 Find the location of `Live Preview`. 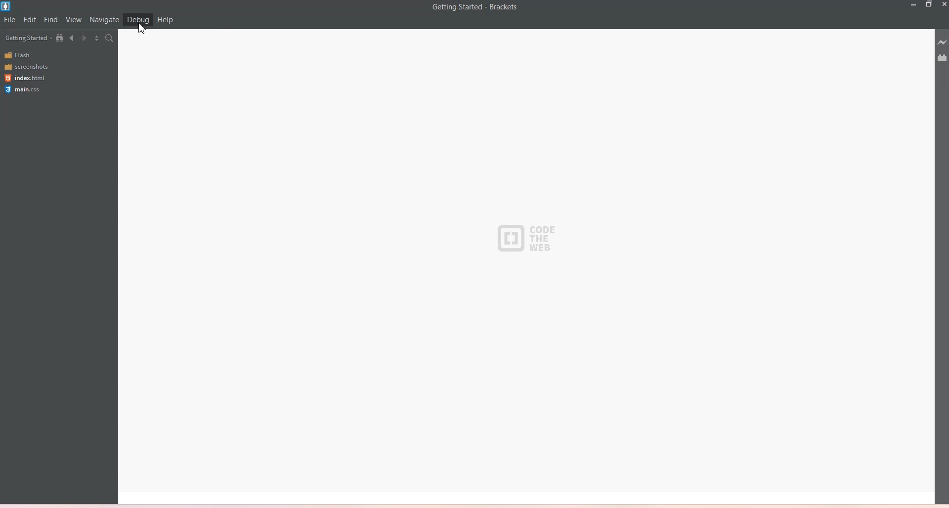

Live Preview is located at coordinates (941, 42).